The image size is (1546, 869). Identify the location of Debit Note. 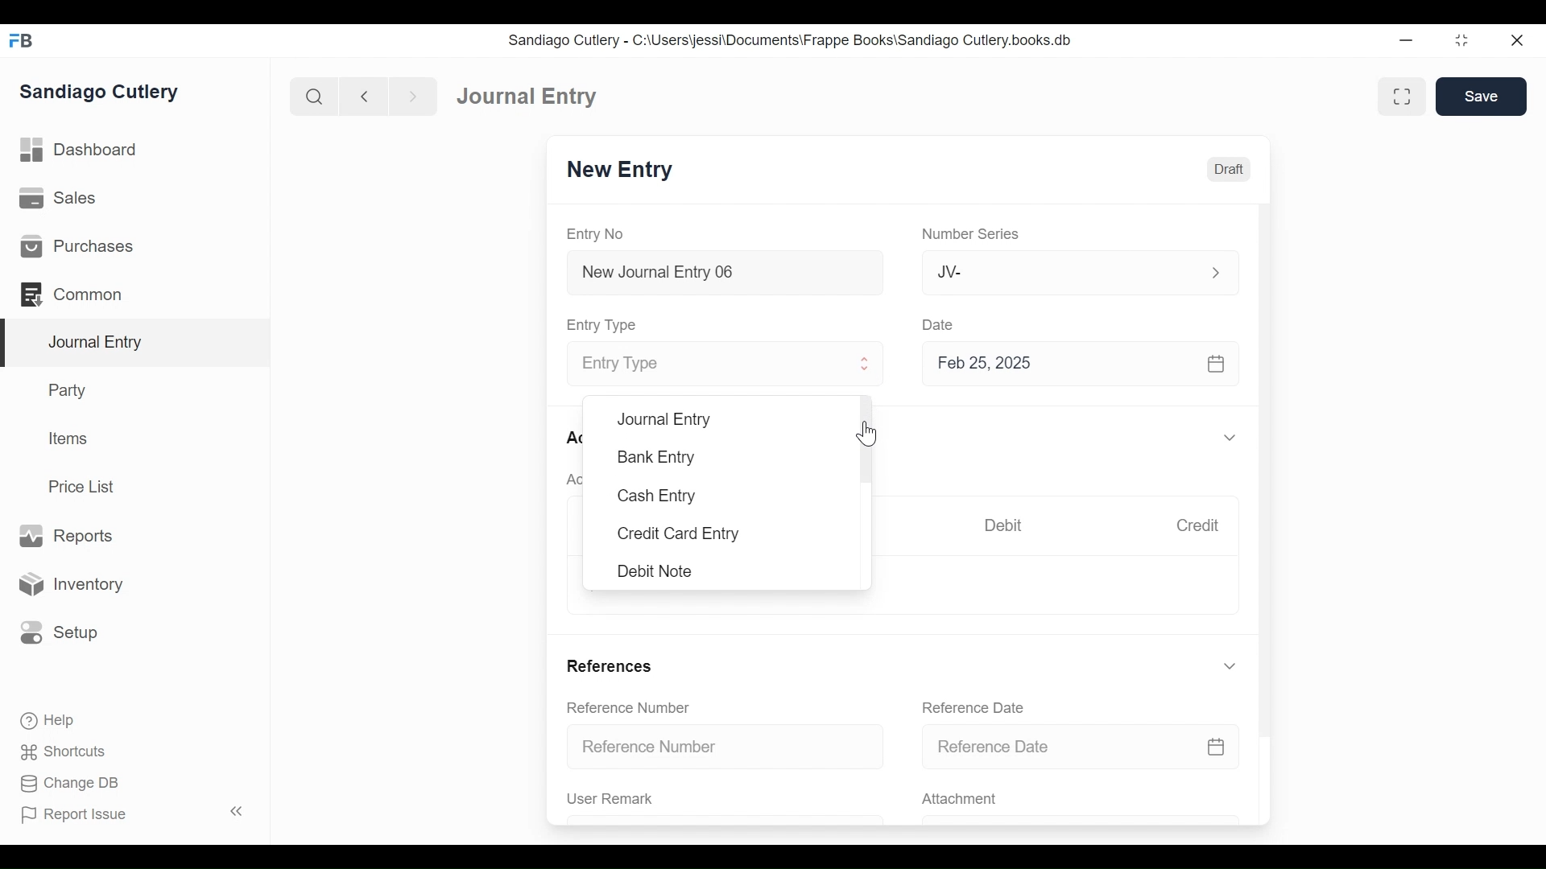
(657, 571).